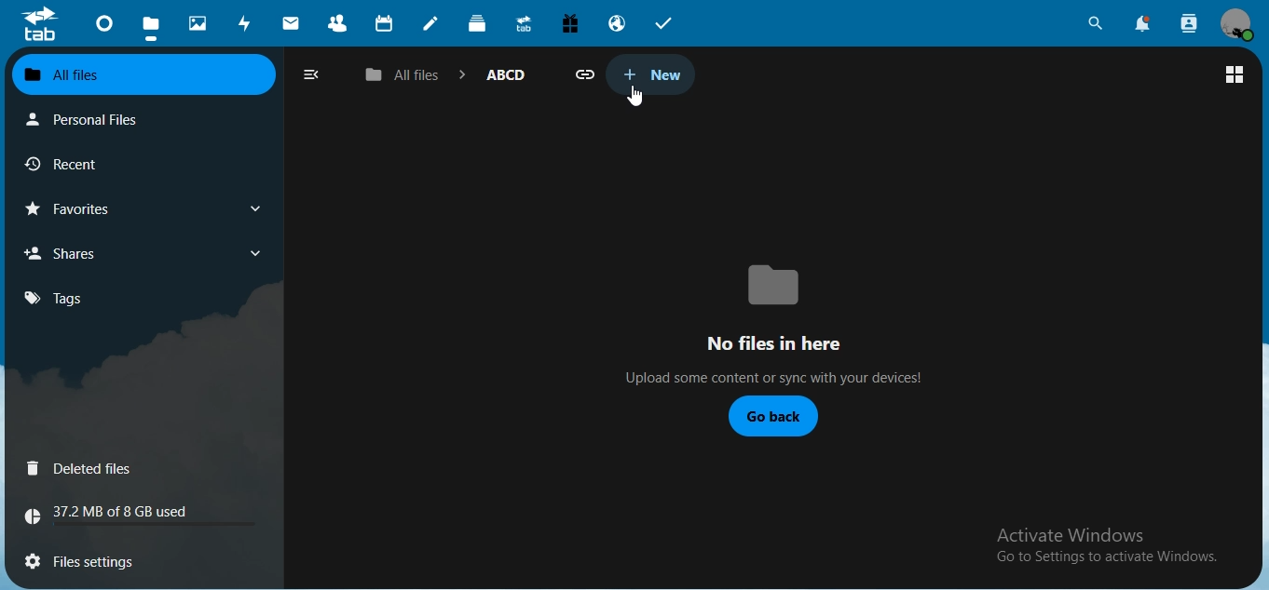  What do you see at coordinates (247, 25) in the screenshot?
I see `activity` at bounding box center [247, 25].